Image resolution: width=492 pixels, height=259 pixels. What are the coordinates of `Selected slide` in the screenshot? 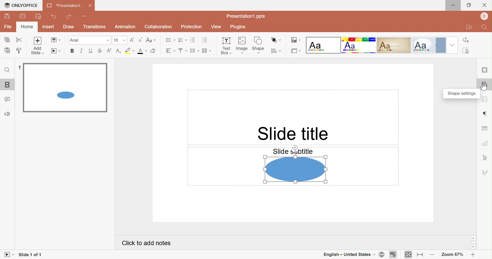 It's located at (65, 88).